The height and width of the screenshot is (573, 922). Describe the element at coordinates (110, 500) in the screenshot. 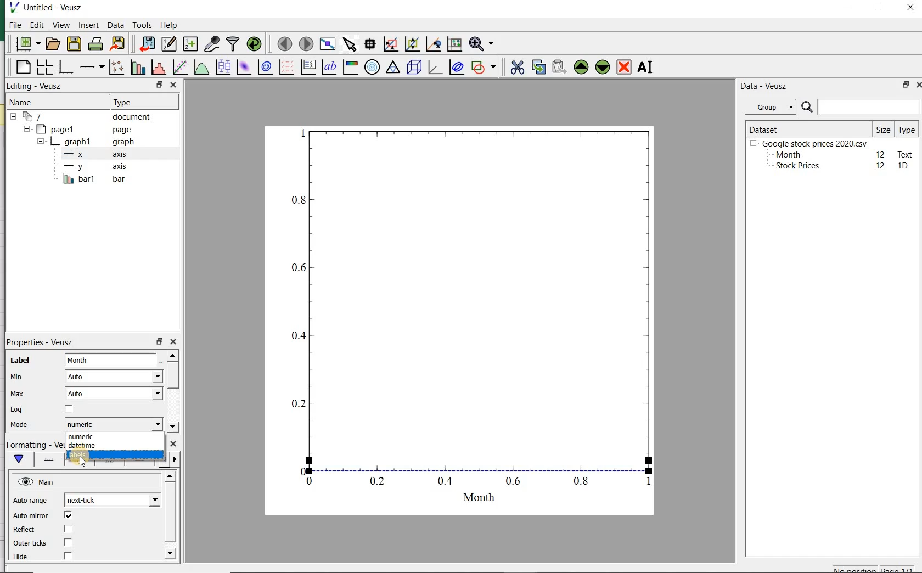

I see `next tick` at that location.